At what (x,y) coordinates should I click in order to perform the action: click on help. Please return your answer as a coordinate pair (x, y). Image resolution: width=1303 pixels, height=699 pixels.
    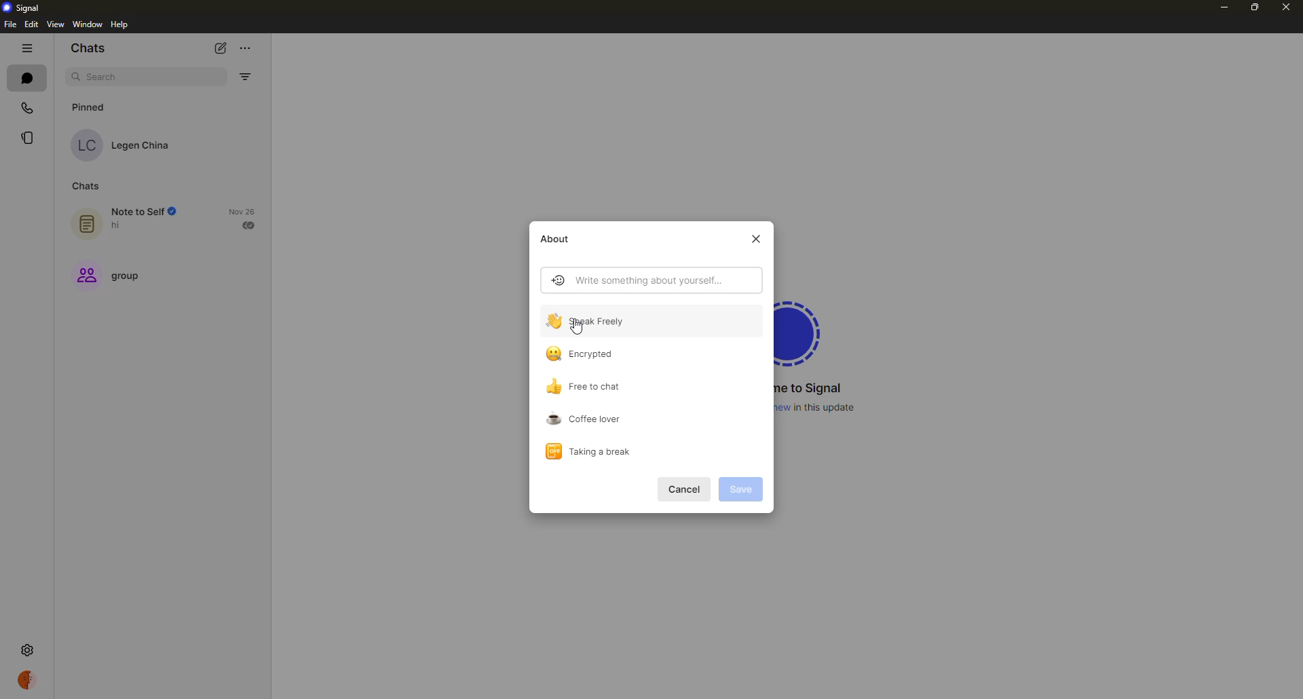
    Looking at the image, I should click on (121, 25).